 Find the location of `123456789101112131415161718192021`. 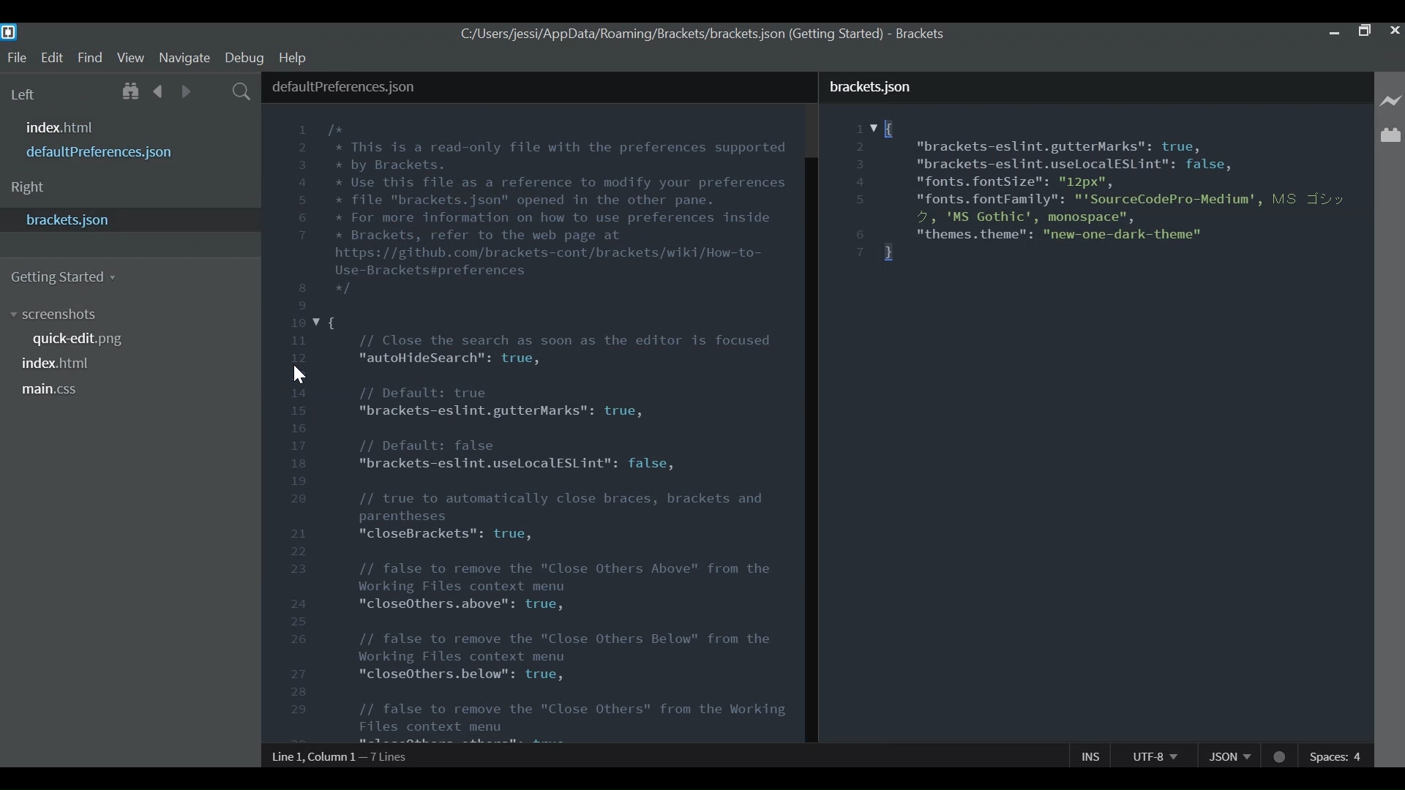

123456789101112131415161718192021 is located at coordinates (299, 432).